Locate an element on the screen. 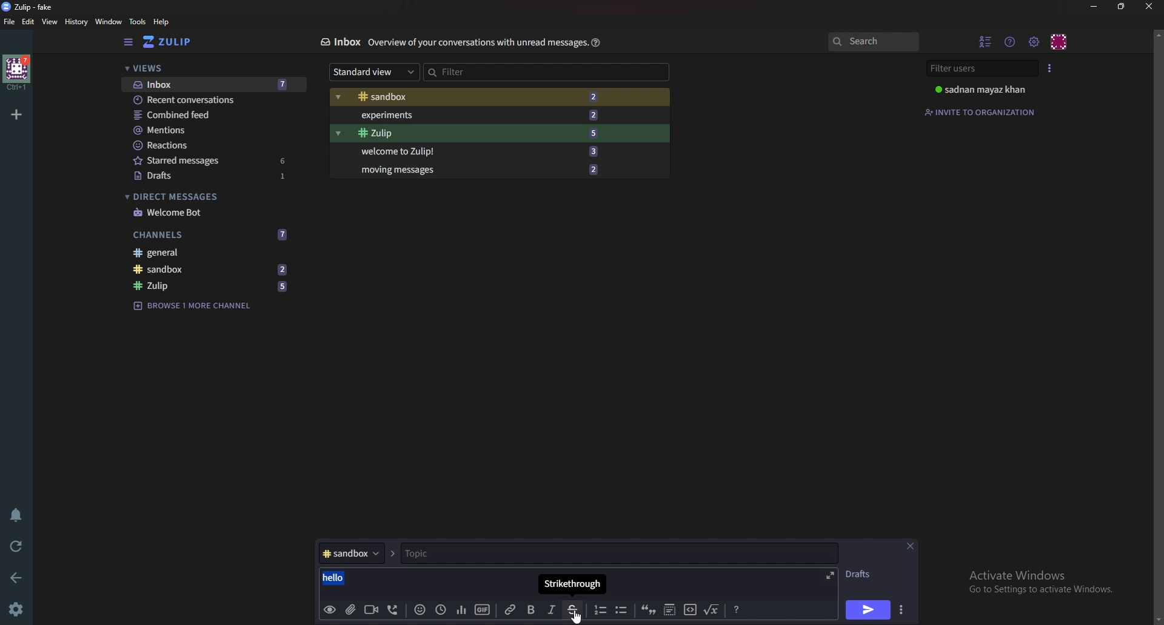  preview is located at coordinates (330, 611).